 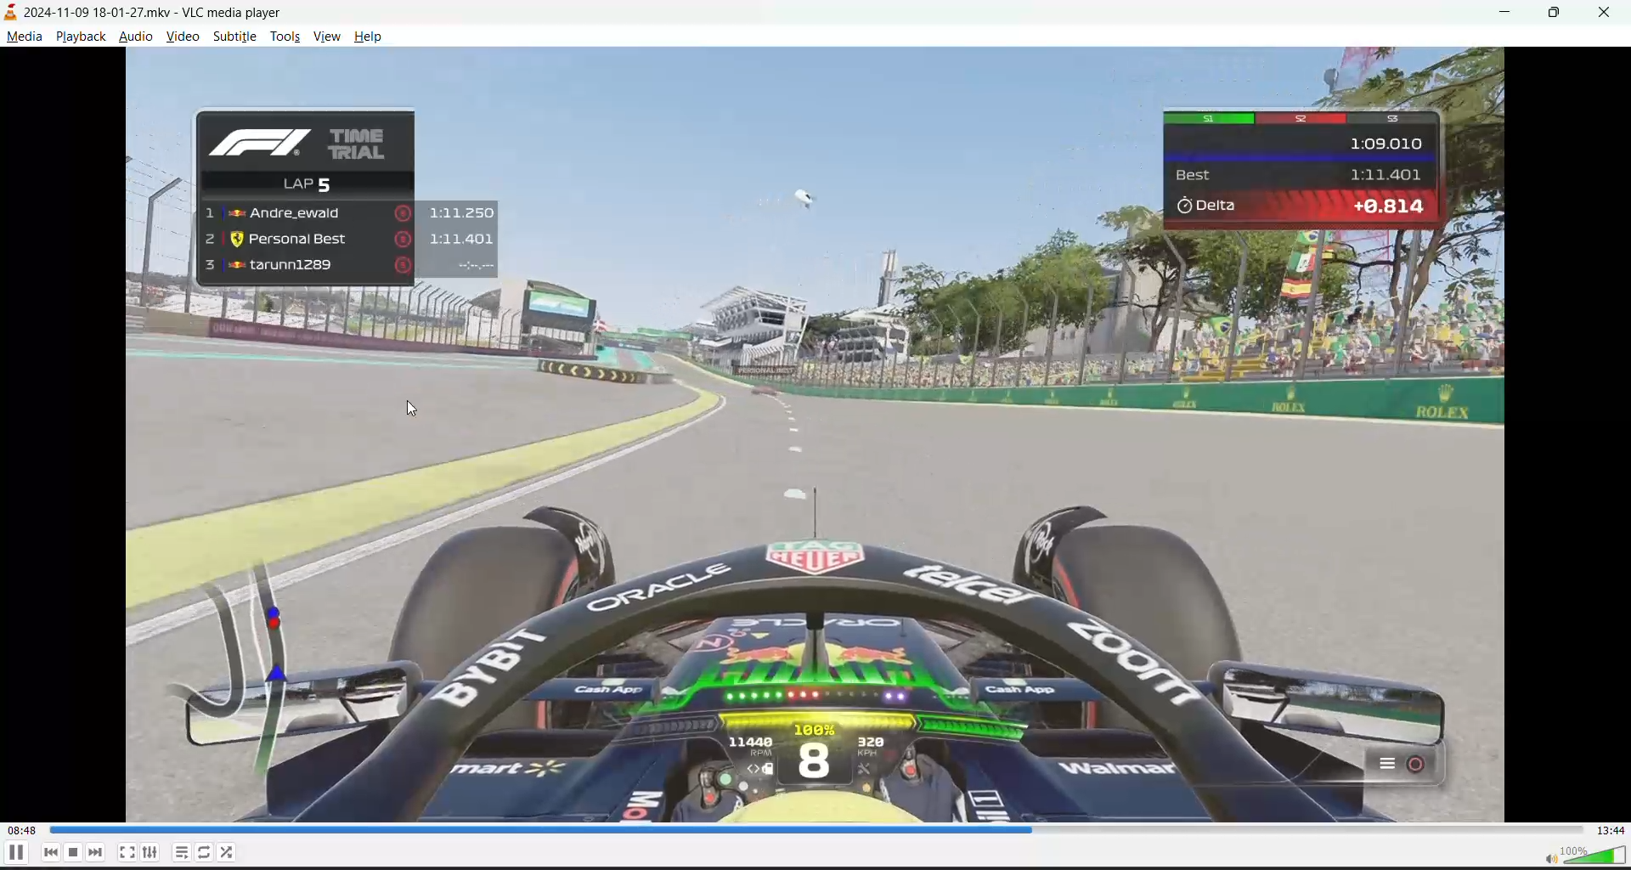 What do you see at coordinates (125, 852) in the screenshot?
I see `fullscreen` at bounding box center [125, 852].